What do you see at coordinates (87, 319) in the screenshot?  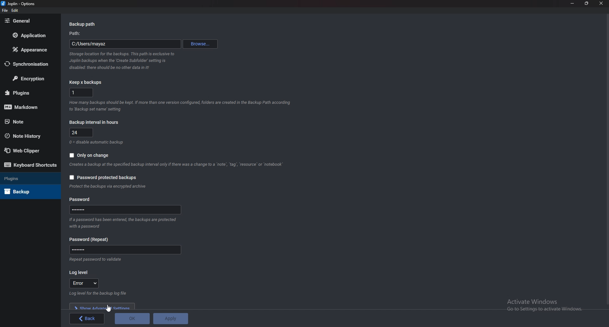 I see `back` at bounding box center [87, 319].